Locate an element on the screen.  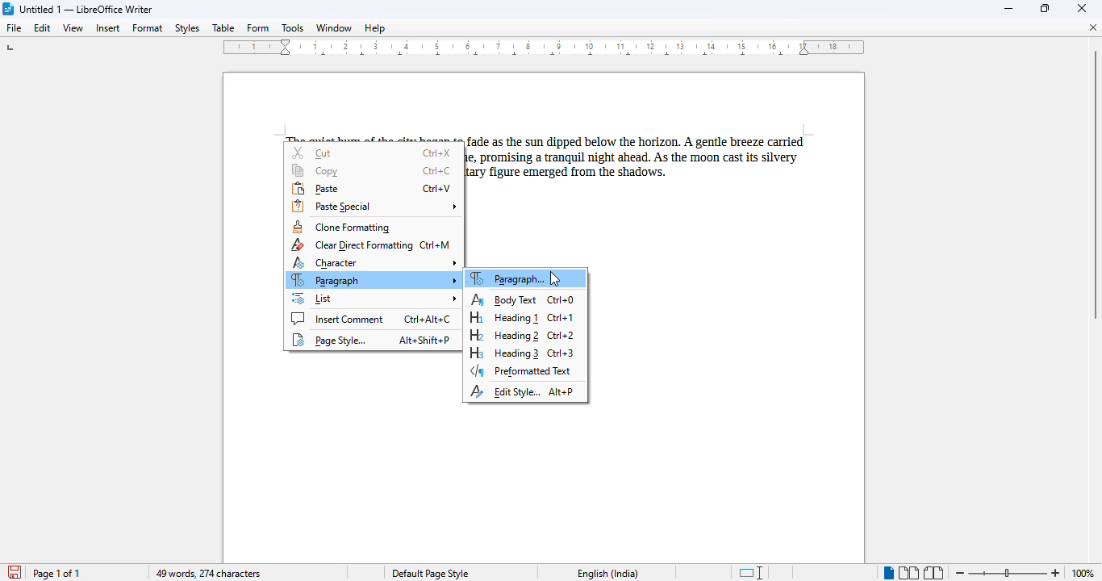
body text is located at coordinates (521, 299).